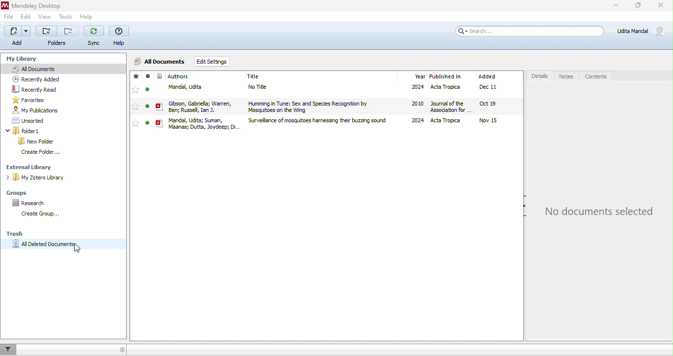 This screenshot has width=673, height=356. I want to click on file , so click(10, 16).